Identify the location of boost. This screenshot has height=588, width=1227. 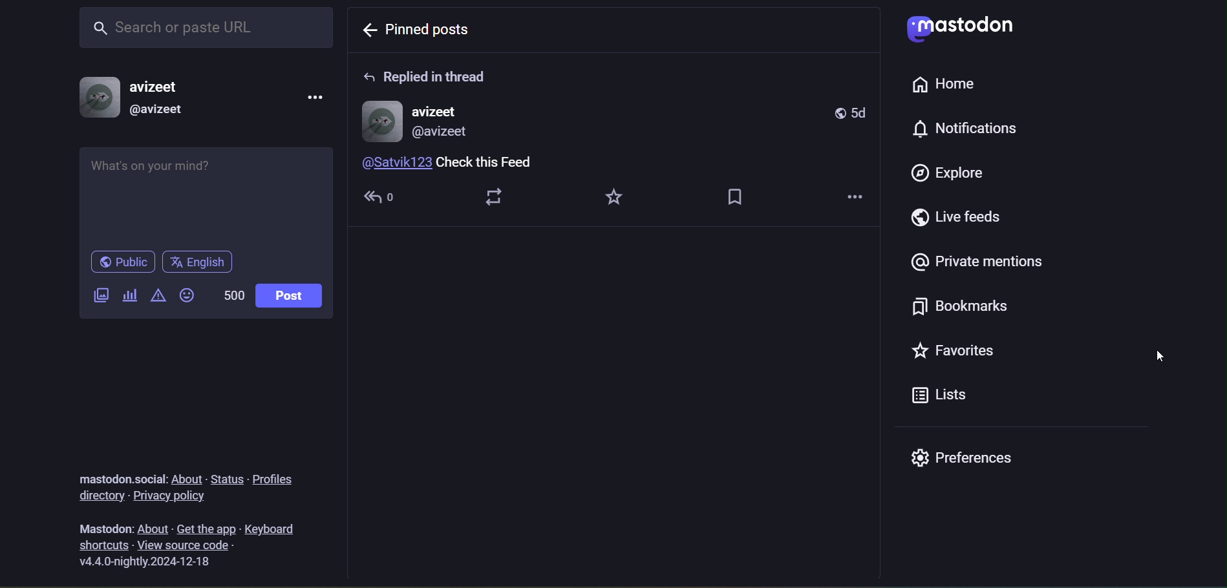
(501, 199).